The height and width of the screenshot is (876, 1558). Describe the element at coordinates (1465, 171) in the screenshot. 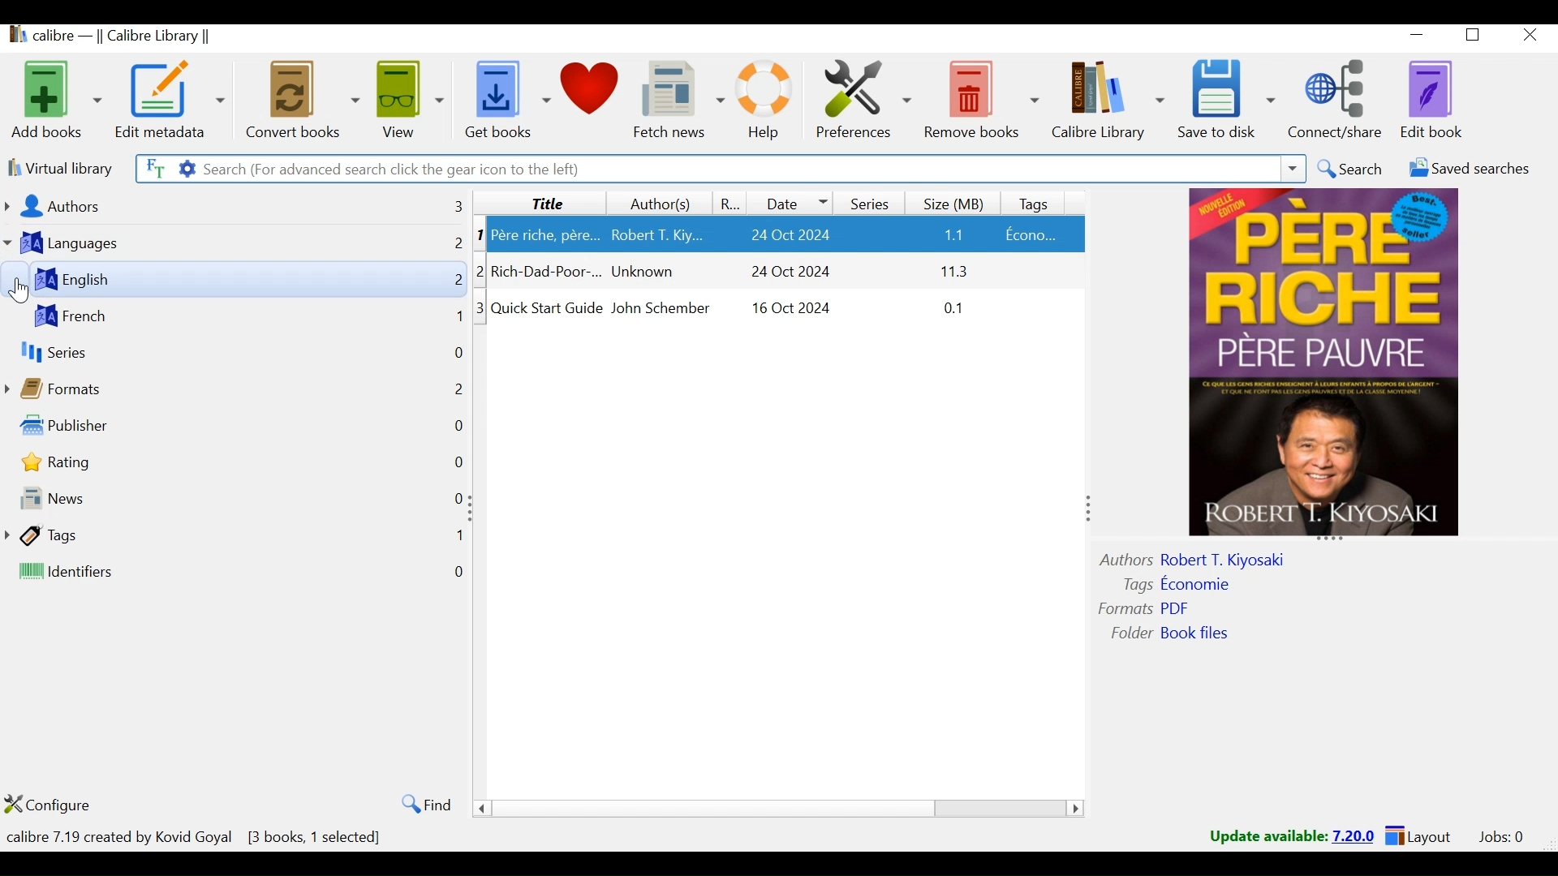

I see `SAved Searches` at that location.